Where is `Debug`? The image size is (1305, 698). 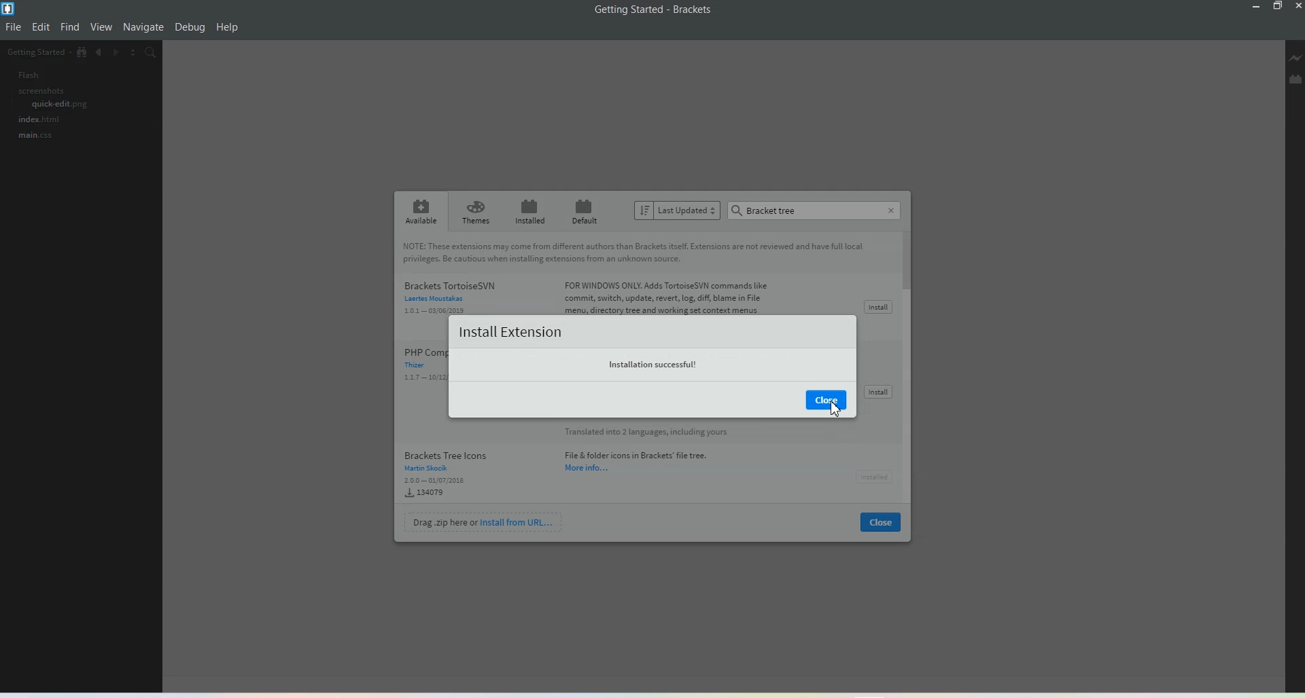
Debug is located at coordinates (190, 28).